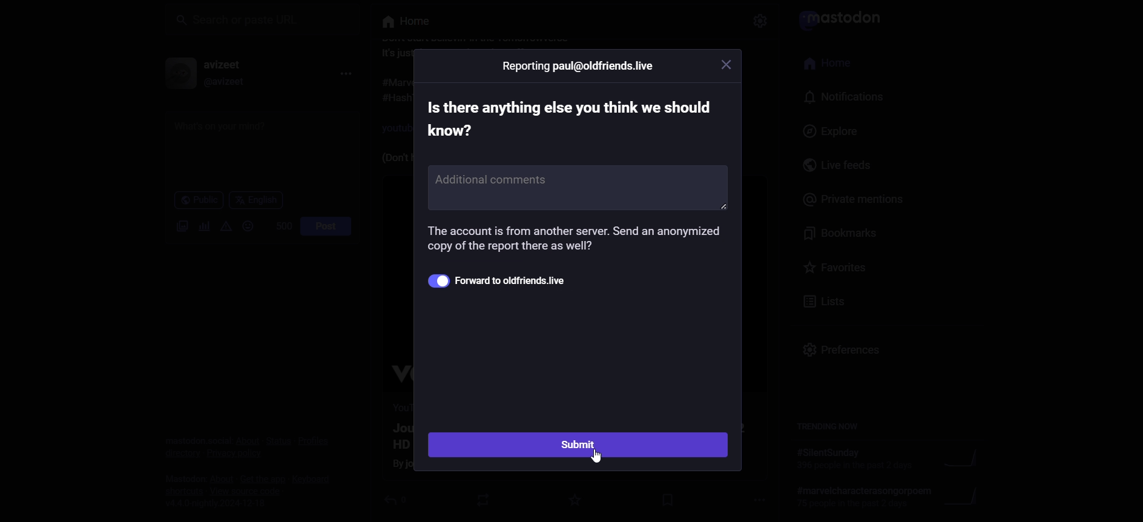 The image size is (1143, 522). Describe the element at coordinates (833, 65) in the screenshot. I see `home` at that location.